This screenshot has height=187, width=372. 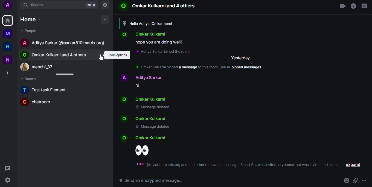 I want to click on O  Omkar Kulkarni, so click(x=152, y=99).